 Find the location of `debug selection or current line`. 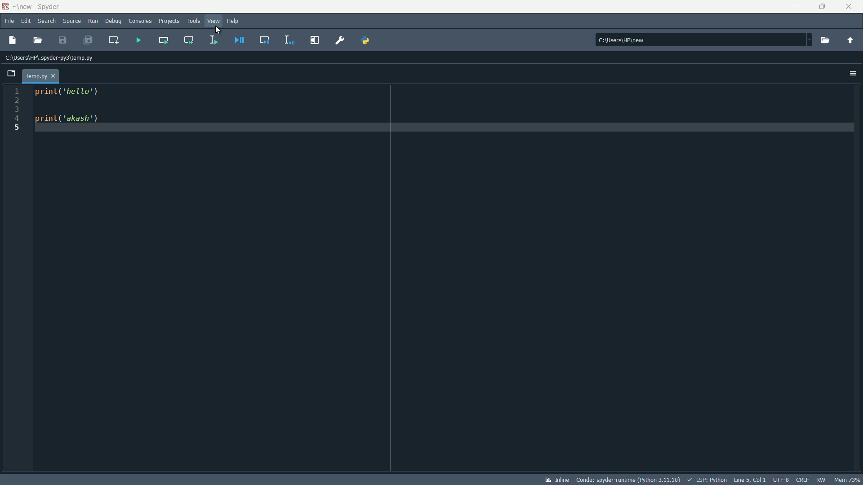

debug selection or current line is located at coordinates (289, 40).